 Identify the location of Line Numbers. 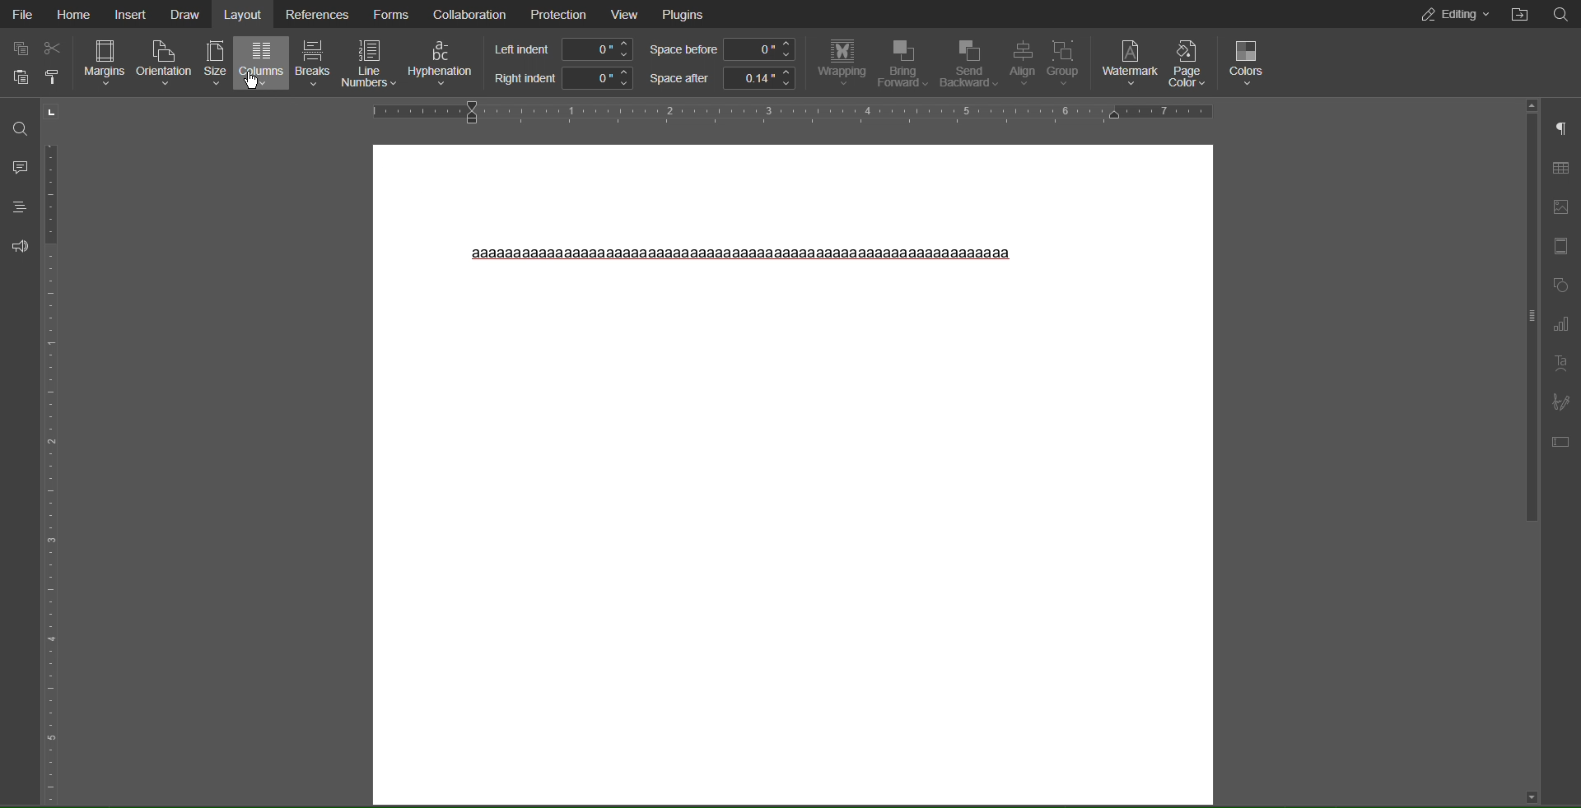
(370, 64).